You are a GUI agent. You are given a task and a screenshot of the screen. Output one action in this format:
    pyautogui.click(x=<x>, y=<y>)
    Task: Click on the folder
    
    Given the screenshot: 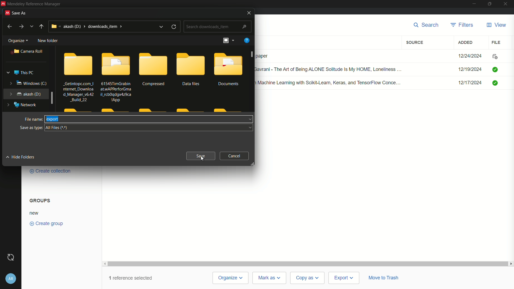 What is the action you would take?
    pyautogui.click(x=79, y=64)
    